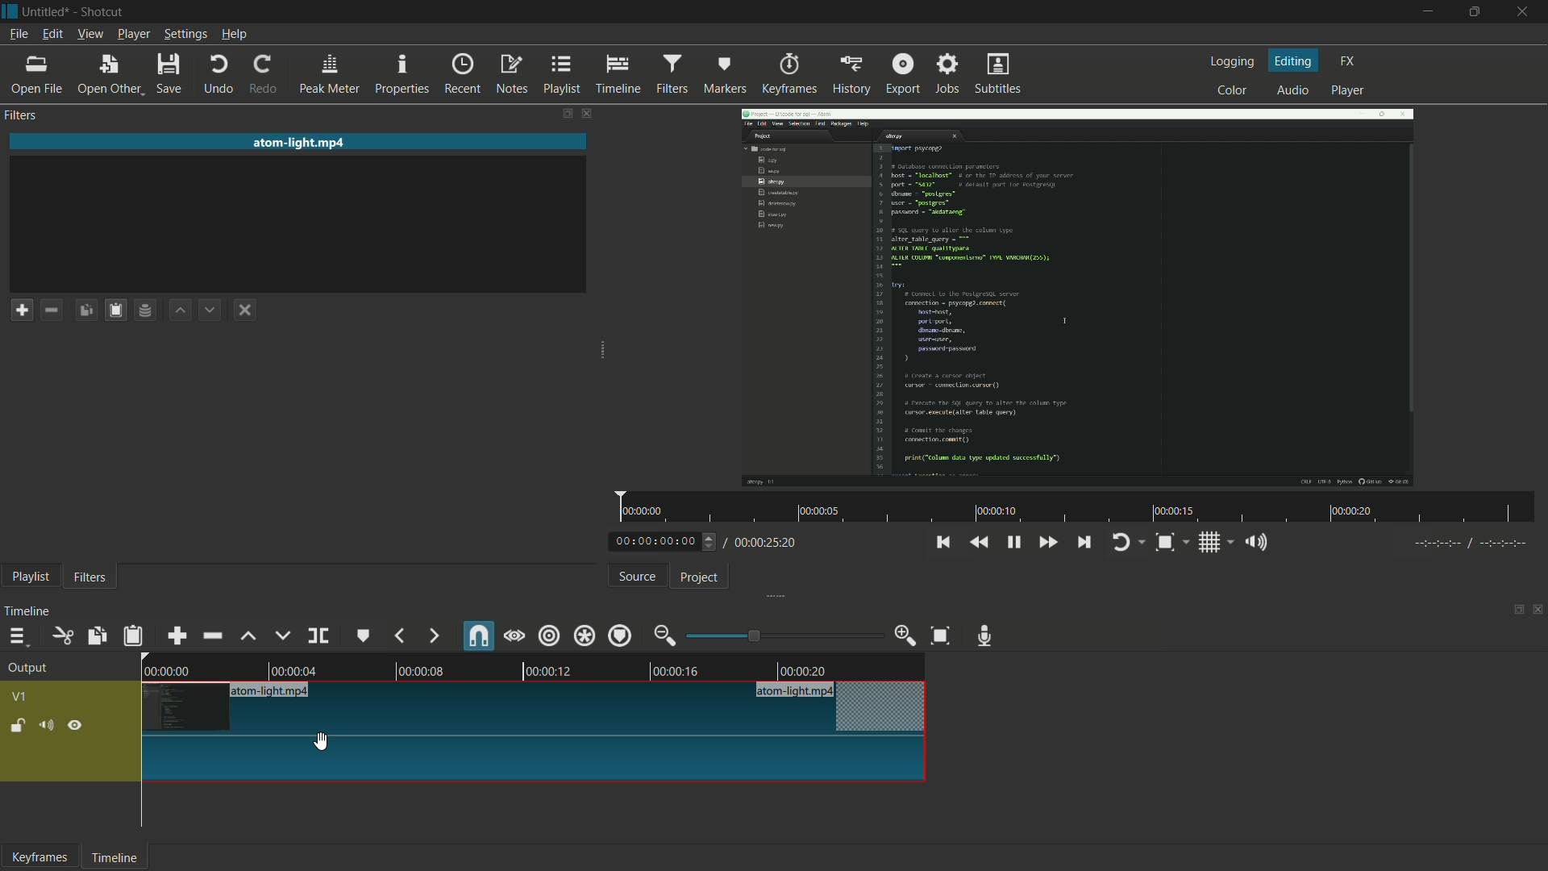 The height and width of the screenshot is (871, 1548). What do you see at coordinates (905, 636) in the screenshot?
I see `zoom in` at bounding box center [905, 636].